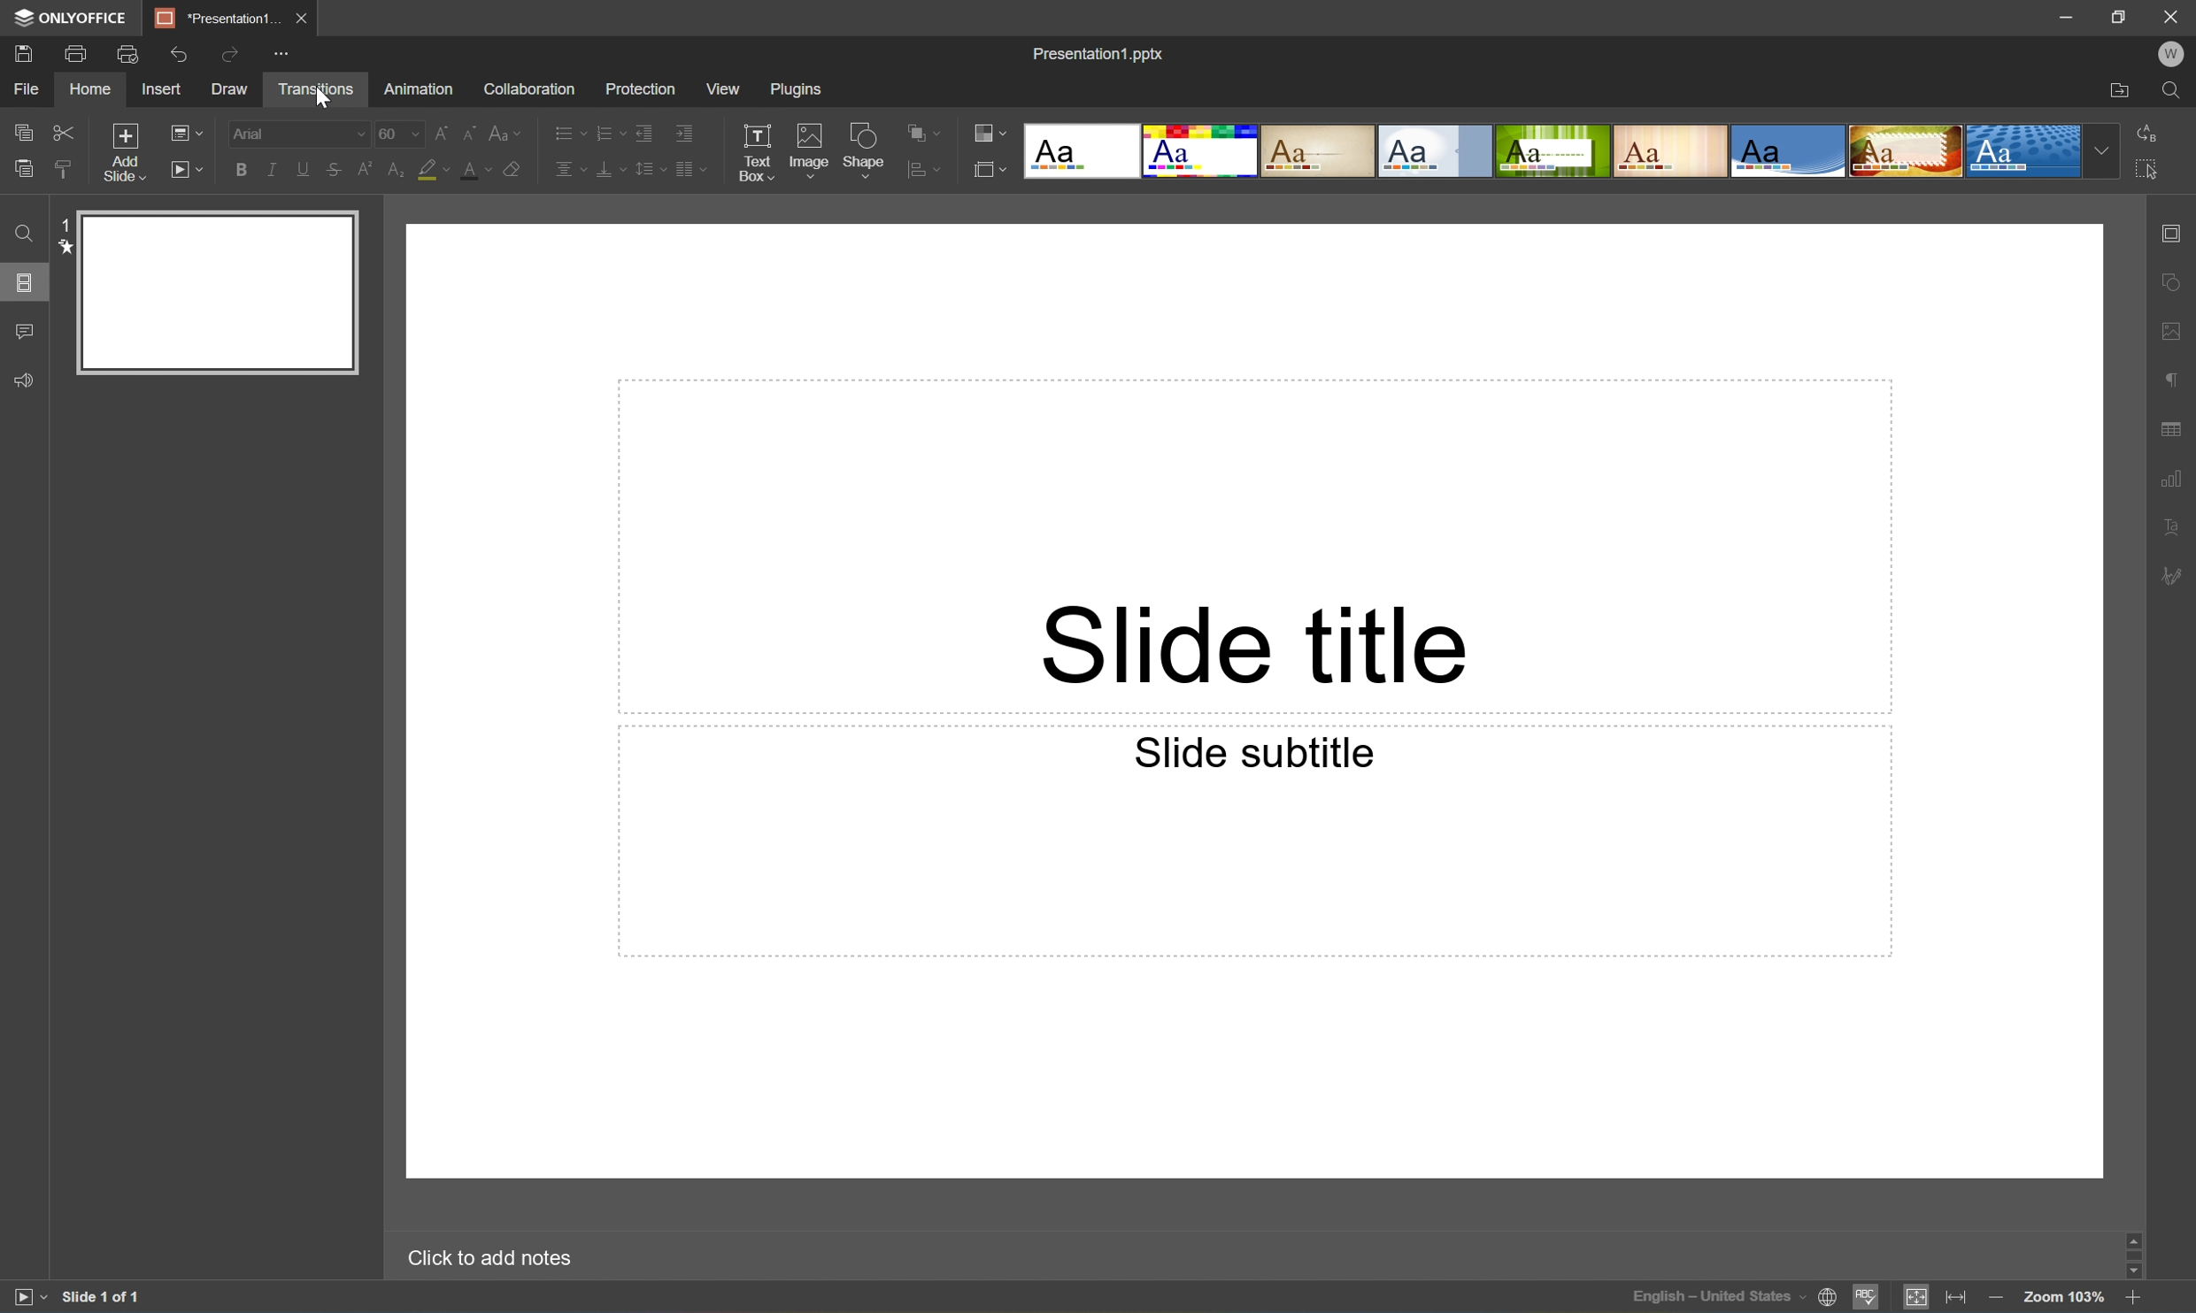 The width and height of the screenshot is (2196, 1313). I want to click on Scroll Up, so click(2129, 1232).